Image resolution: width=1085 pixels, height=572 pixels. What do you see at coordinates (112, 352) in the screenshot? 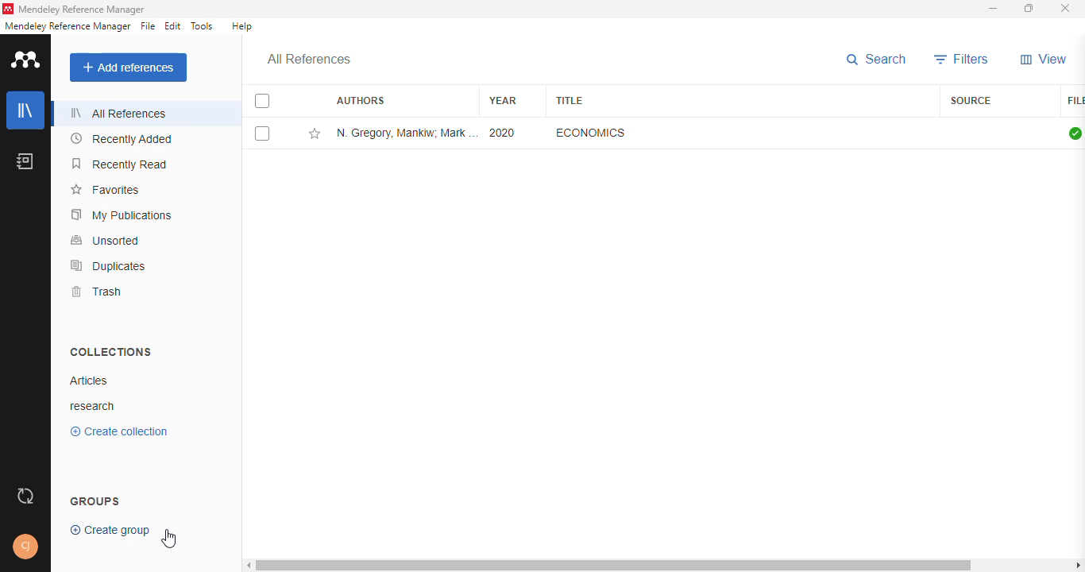
I see `collections` at bounding box center [112, 352].